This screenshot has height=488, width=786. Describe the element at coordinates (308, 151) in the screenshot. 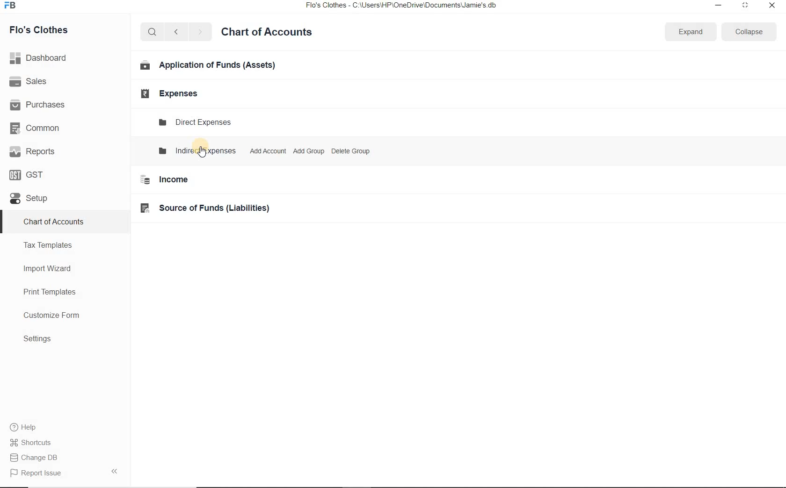

I see `Add Group` at that location.